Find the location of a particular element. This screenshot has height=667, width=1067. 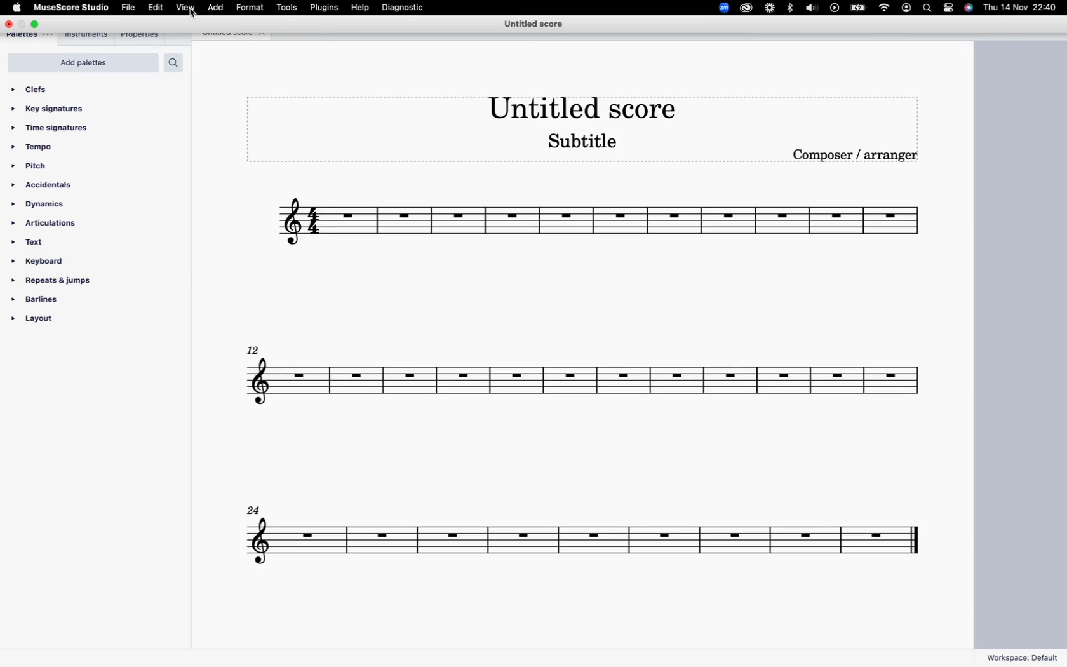

plugins is located at coordinates (326, 8).